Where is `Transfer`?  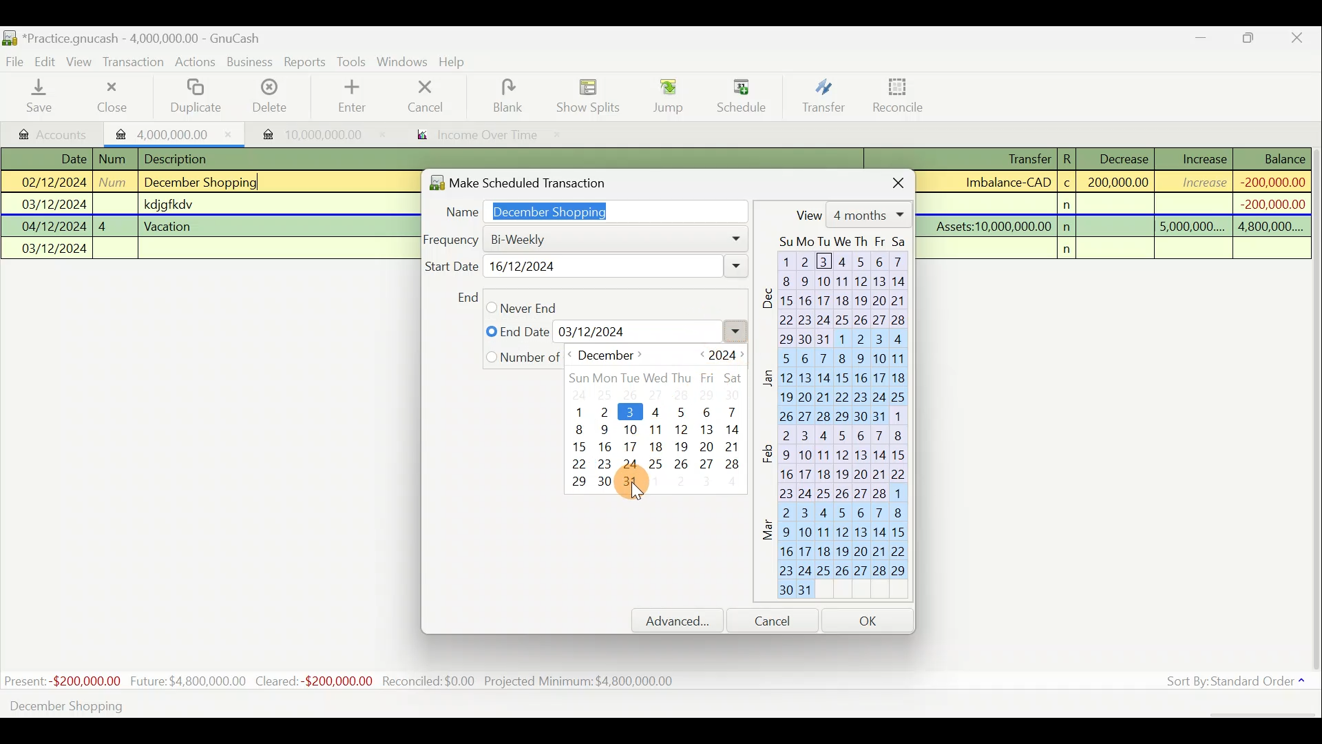 Transfer is located at coordinates (823, 95).